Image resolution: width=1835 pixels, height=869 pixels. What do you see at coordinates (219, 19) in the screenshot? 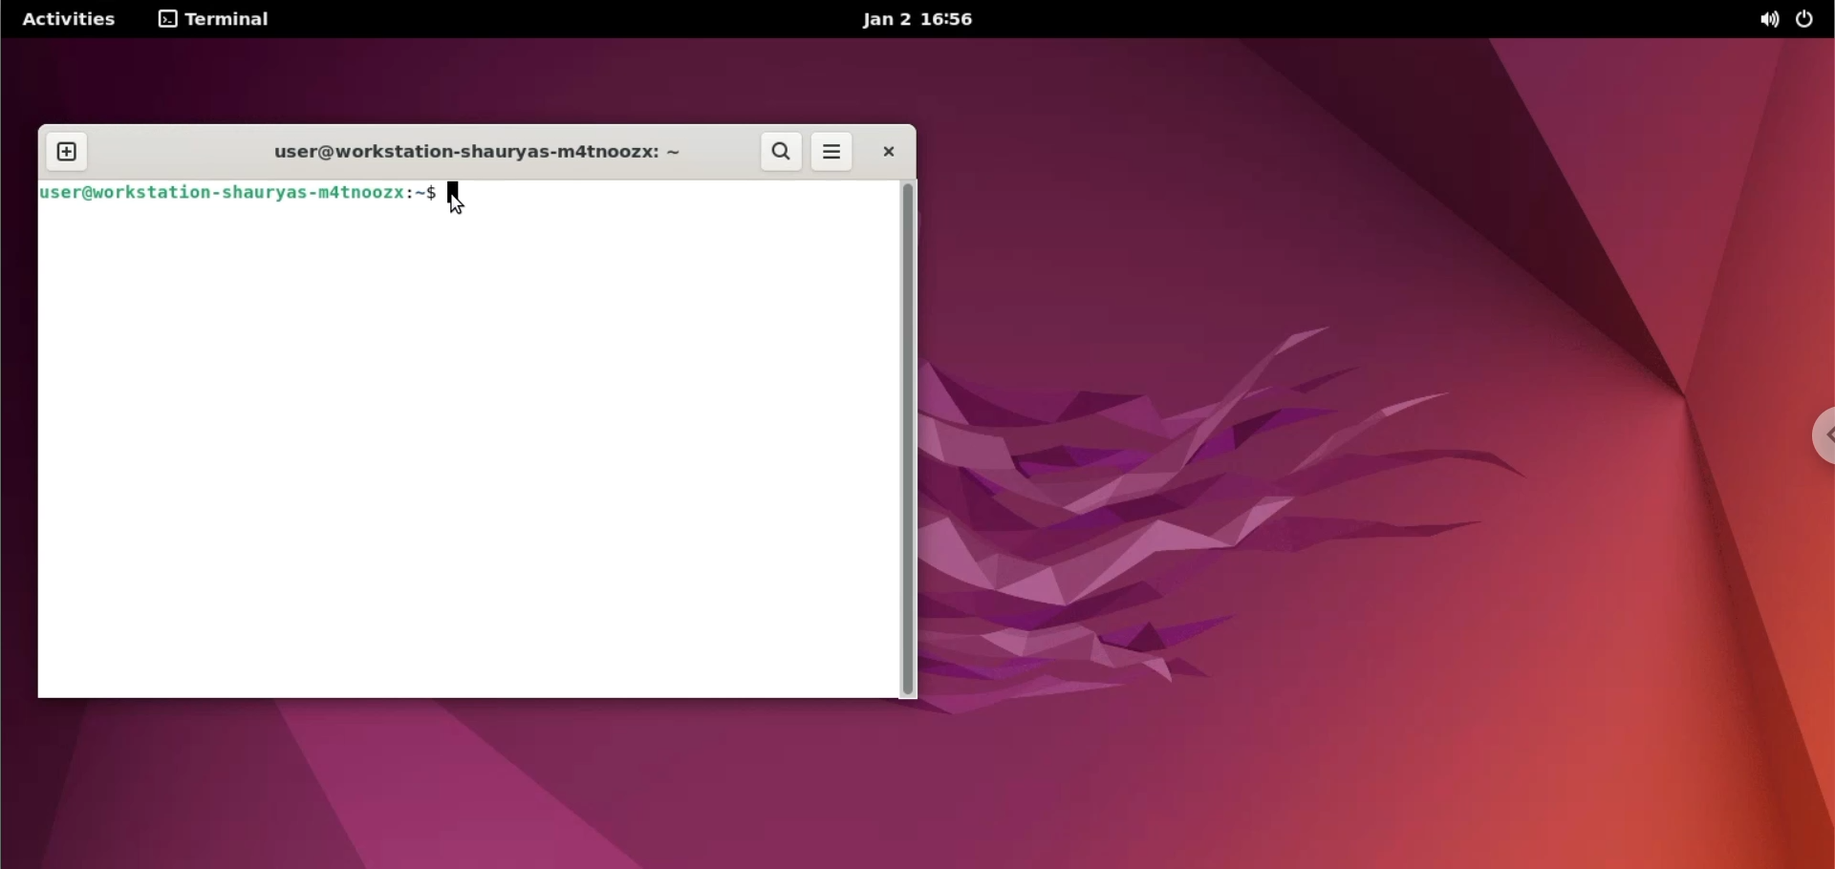
I see `Terminal ` at bounding box center [219, 19].